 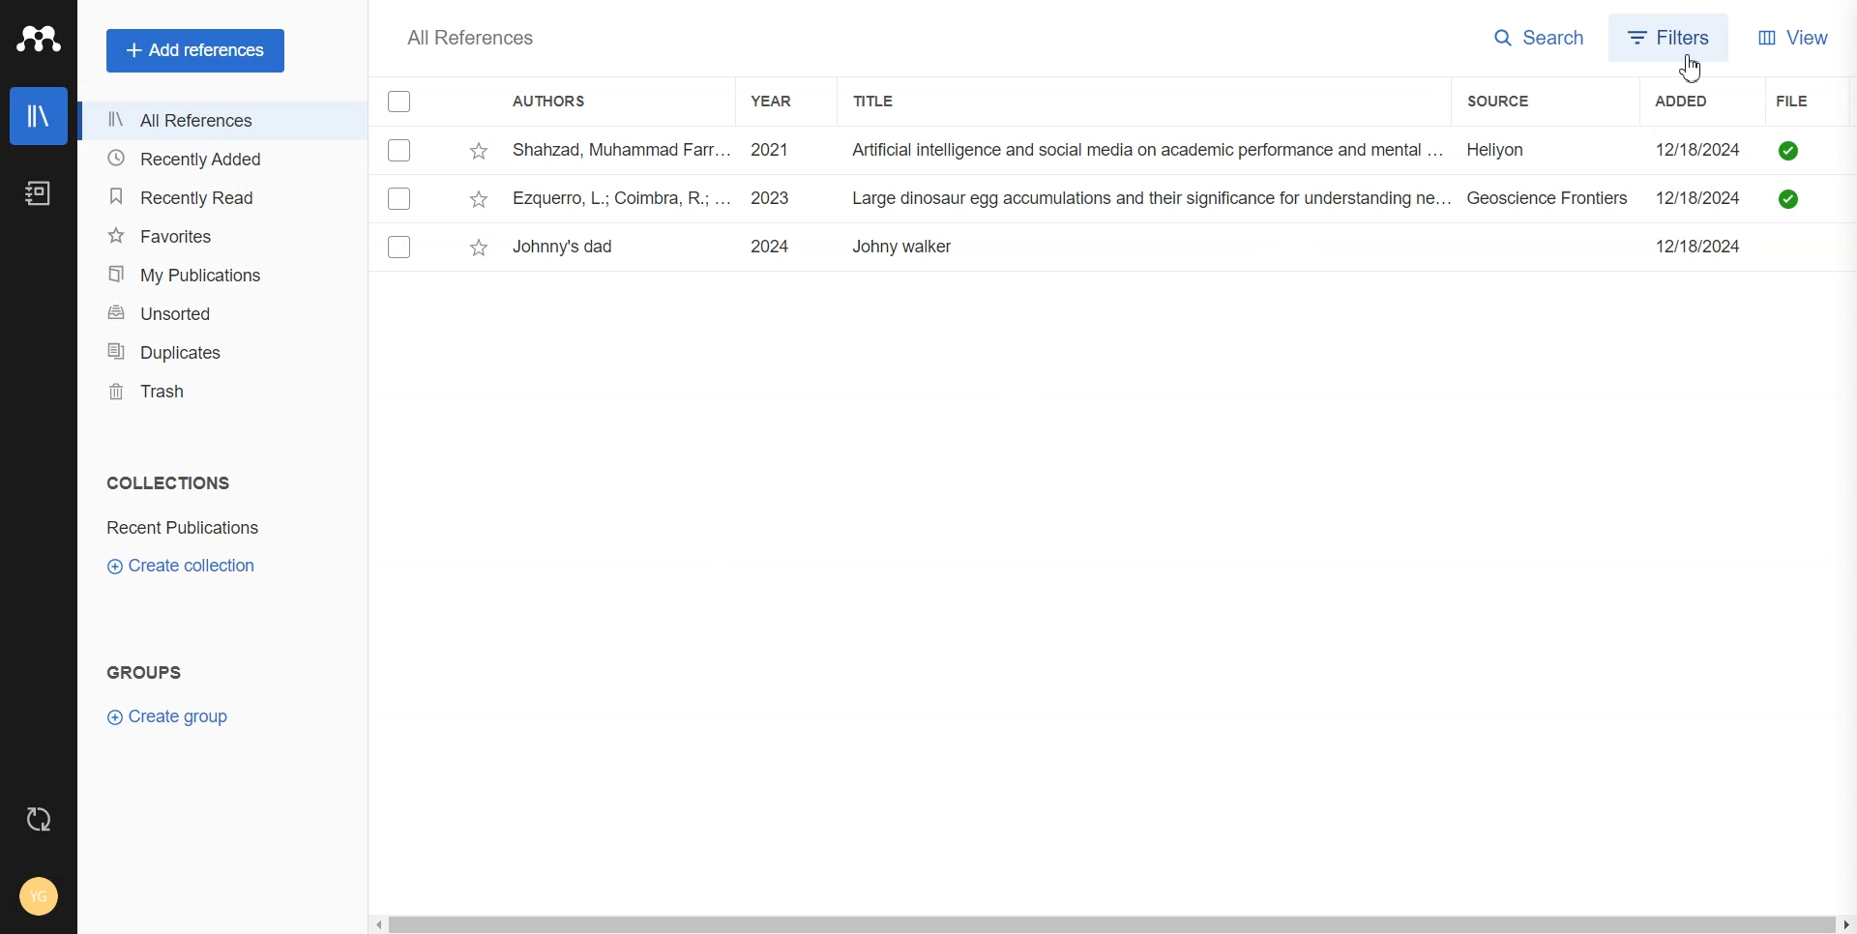 I want to click on Create Group, so click(x=177, y=715).